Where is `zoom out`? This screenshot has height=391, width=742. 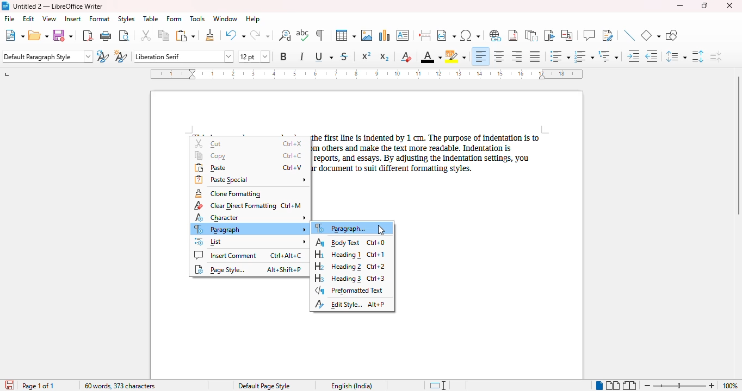 zoom out is located at coordinates (647, 386).